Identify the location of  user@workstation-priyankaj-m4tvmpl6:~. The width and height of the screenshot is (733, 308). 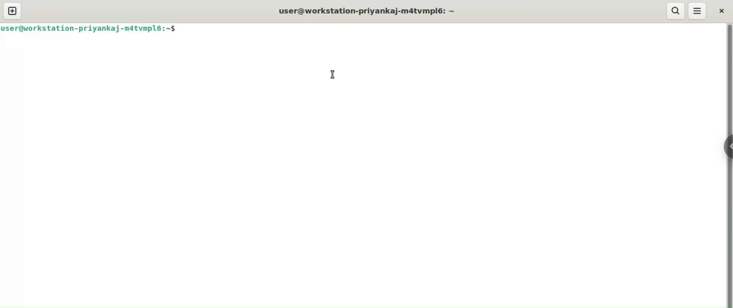
(368, 11).